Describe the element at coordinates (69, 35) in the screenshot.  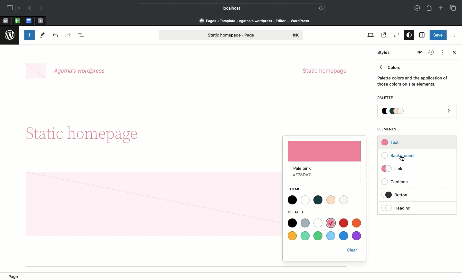
I see `Redo` at that location.